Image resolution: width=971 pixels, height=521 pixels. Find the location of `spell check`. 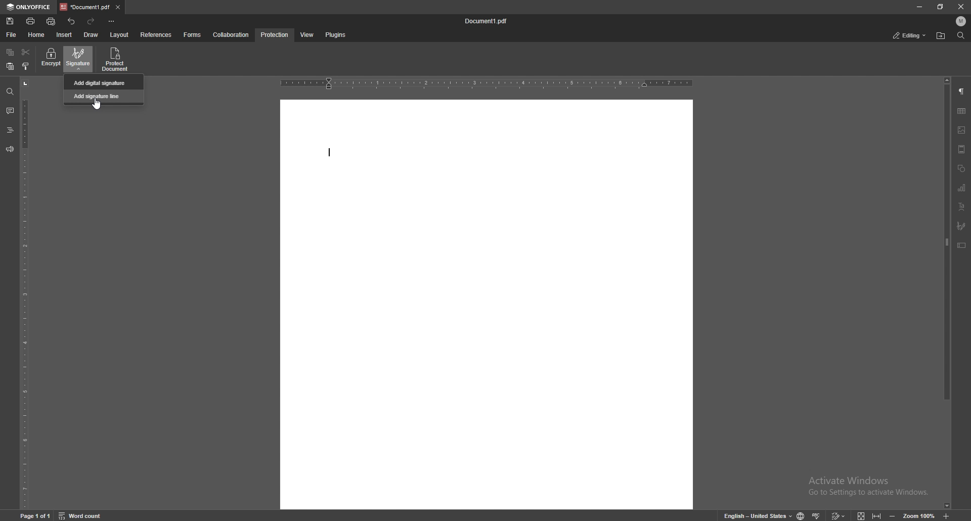

spell check is located at coordinates (817, 513).